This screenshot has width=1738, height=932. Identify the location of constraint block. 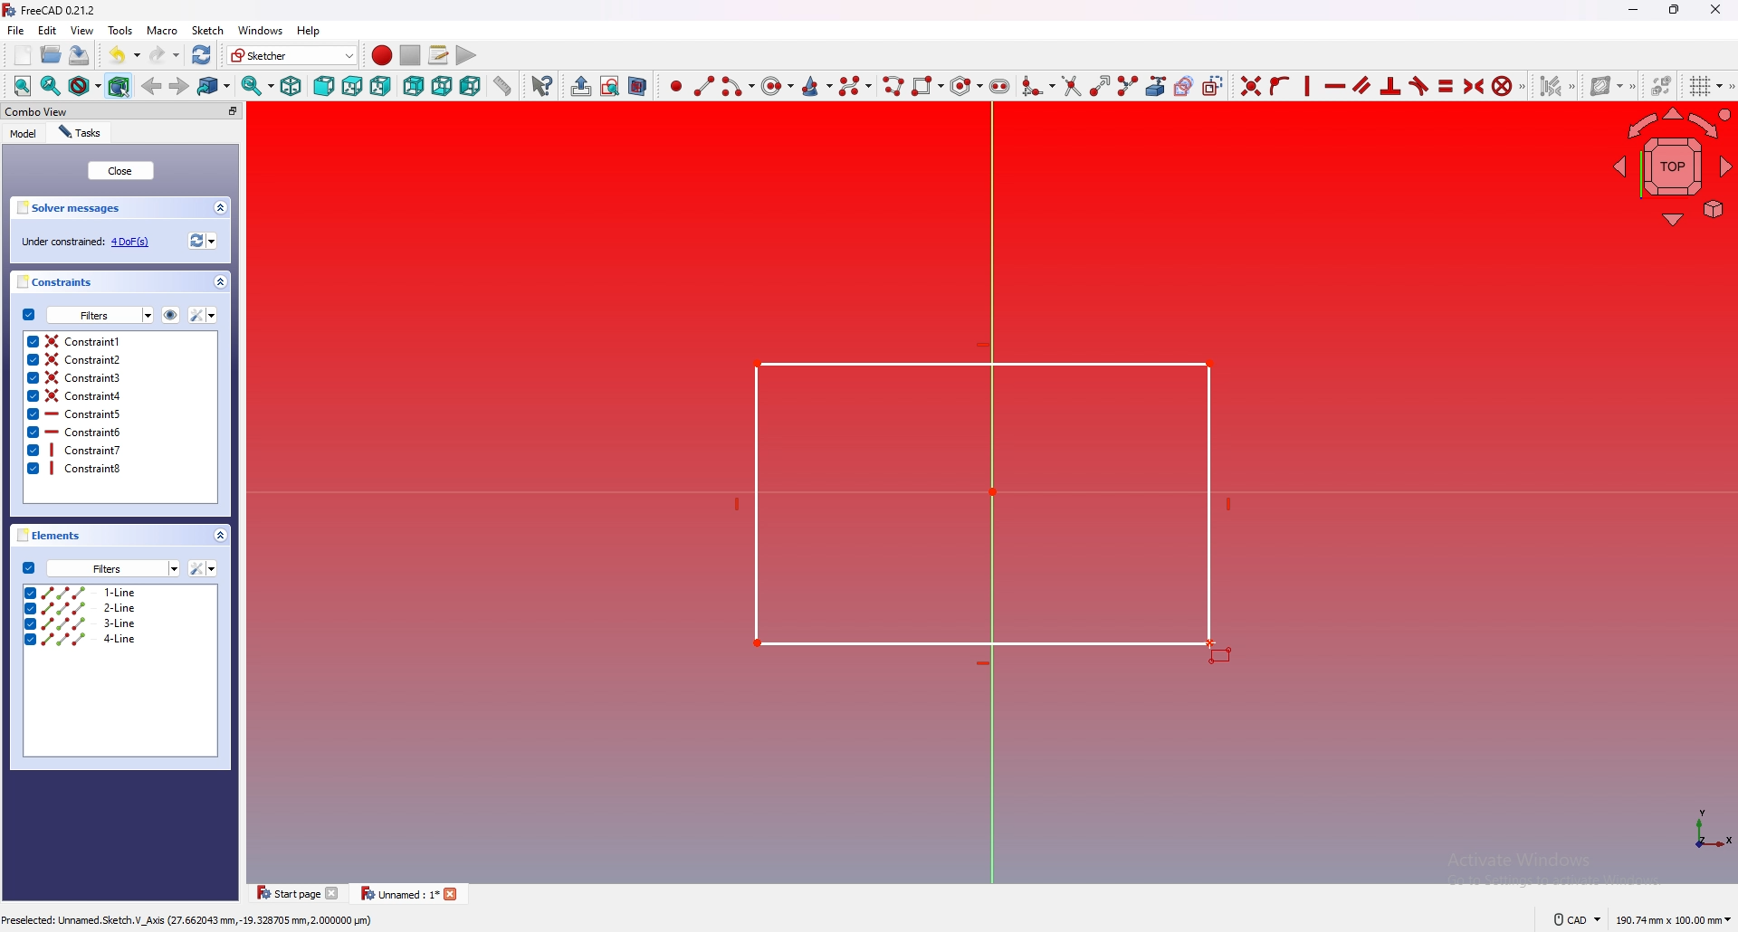
(1503, 85).